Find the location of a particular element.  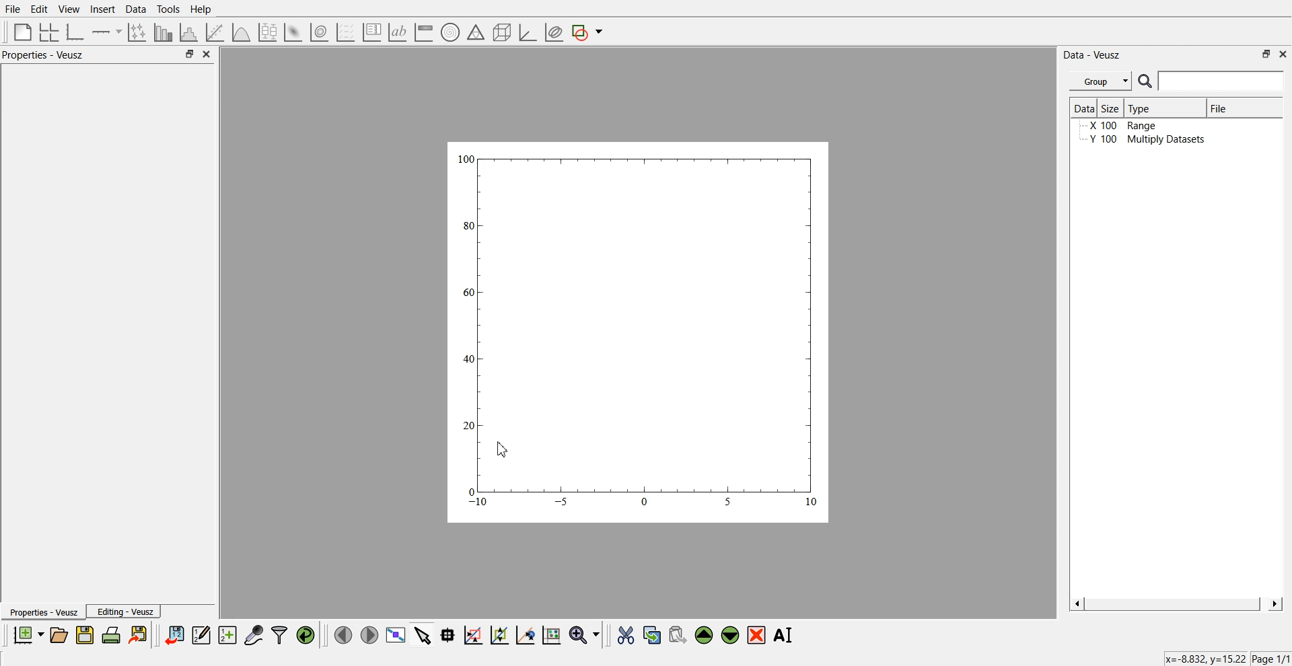

enter search field is located at coordinates (1223, 81).